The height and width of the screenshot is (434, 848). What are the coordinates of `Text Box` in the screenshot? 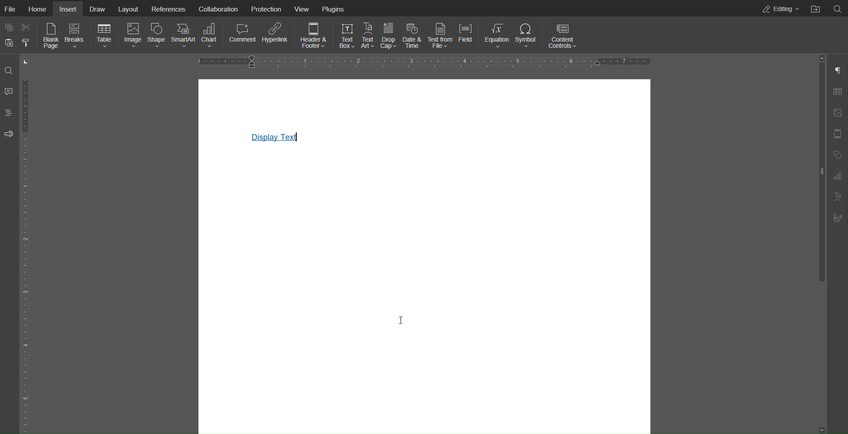 It's located at (347, 36).